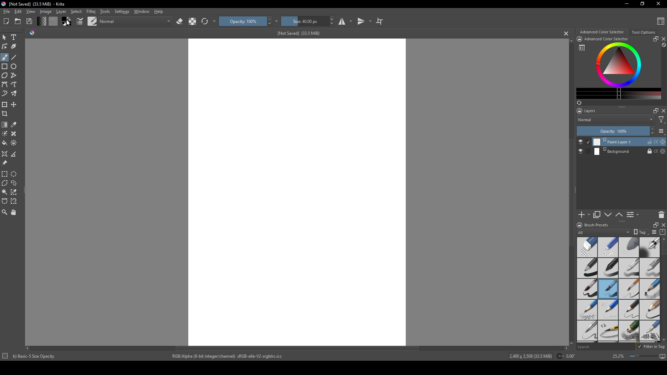 This screenshot has height=375, width=667. I want to click on refresh, so click(205, 22).